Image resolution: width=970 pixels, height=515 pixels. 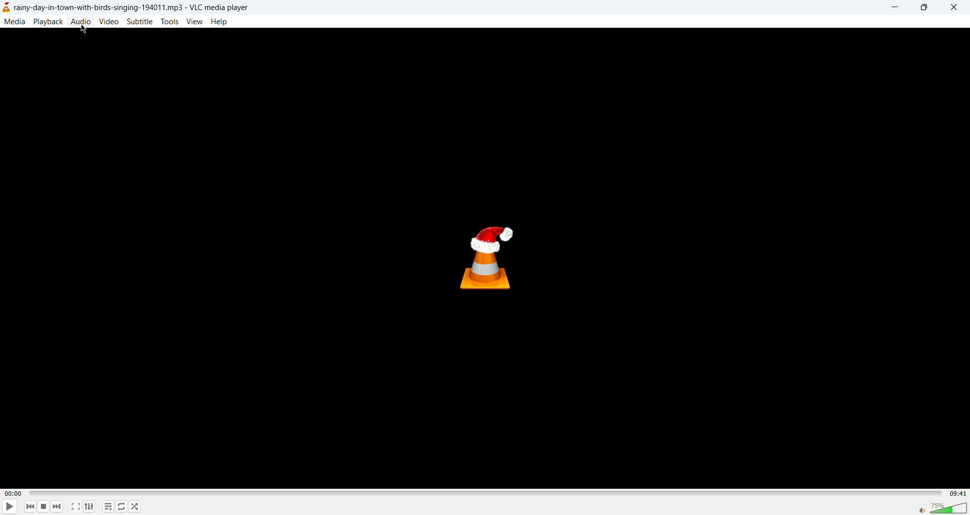 I want to click on video, so click(x=109, y=22).